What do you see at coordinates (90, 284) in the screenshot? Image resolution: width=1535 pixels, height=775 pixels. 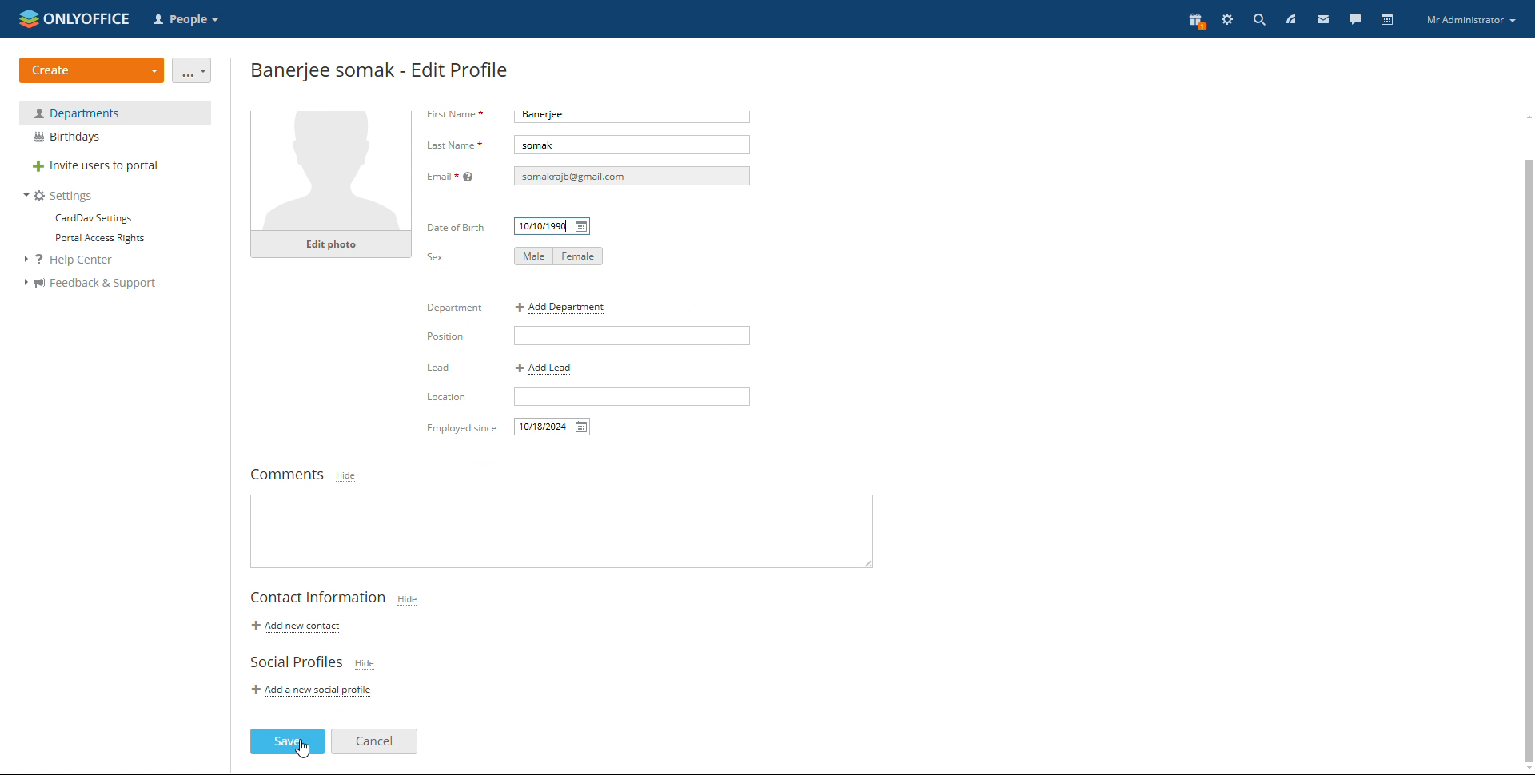 I see `feedback and support` at bounding box center [90, 284].